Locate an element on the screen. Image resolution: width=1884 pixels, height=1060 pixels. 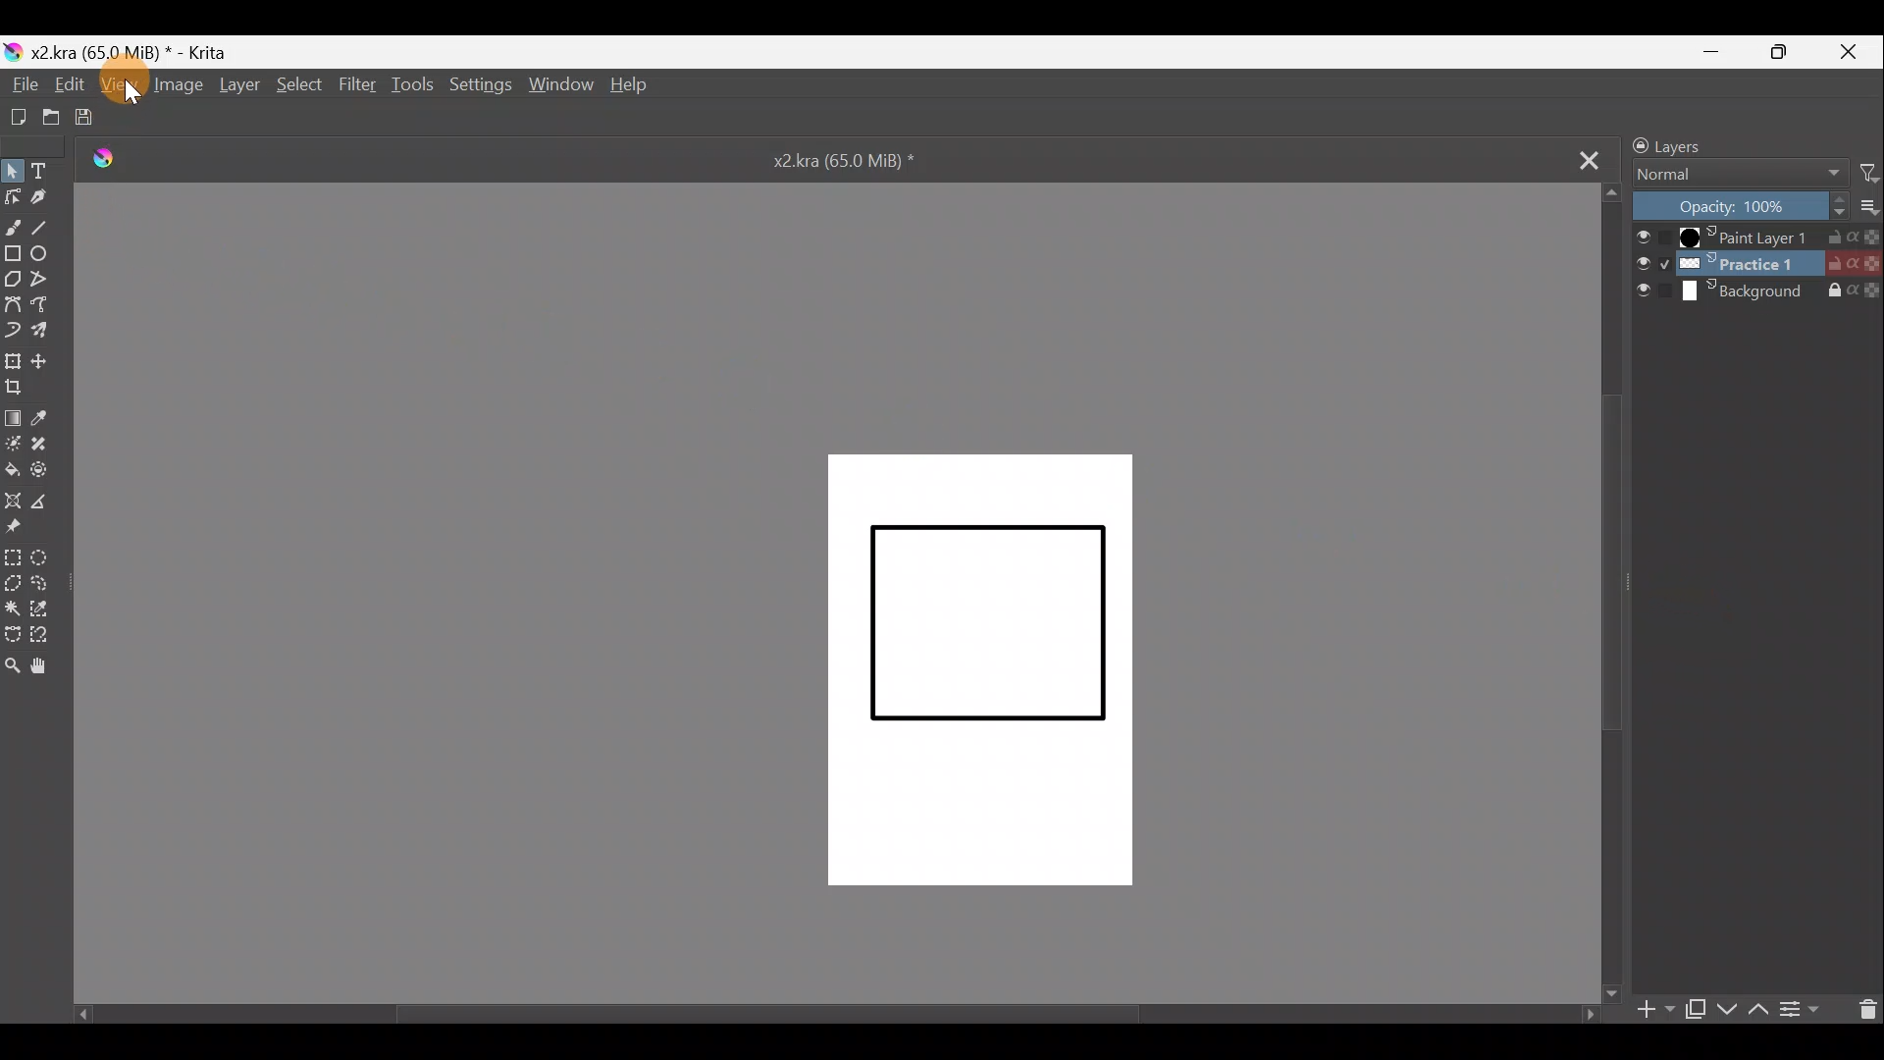
Add layer is located at coordinates (1655, 1012).